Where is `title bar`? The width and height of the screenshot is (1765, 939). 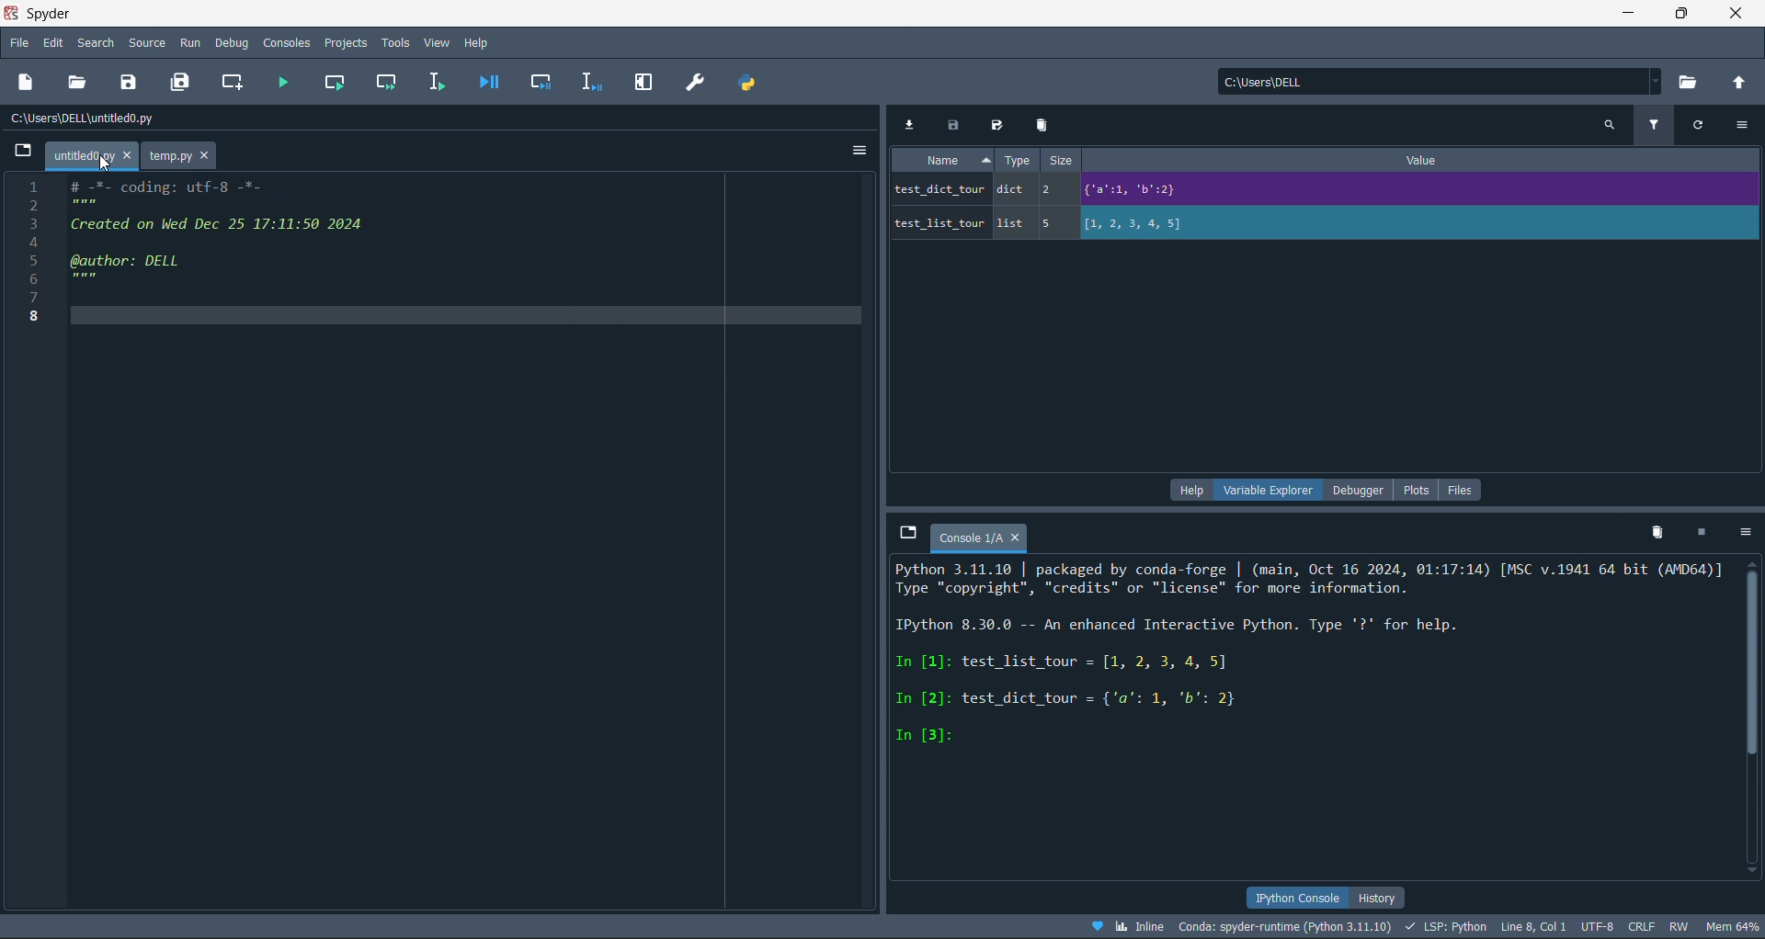
title bar is located at coordinates (54, 13).